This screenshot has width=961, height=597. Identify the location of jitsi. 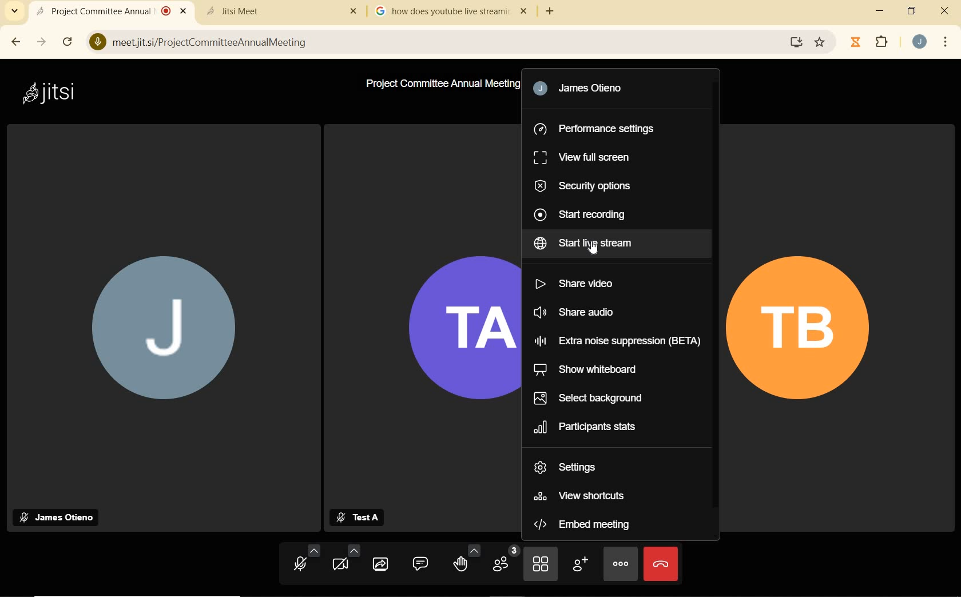
(59, 98).